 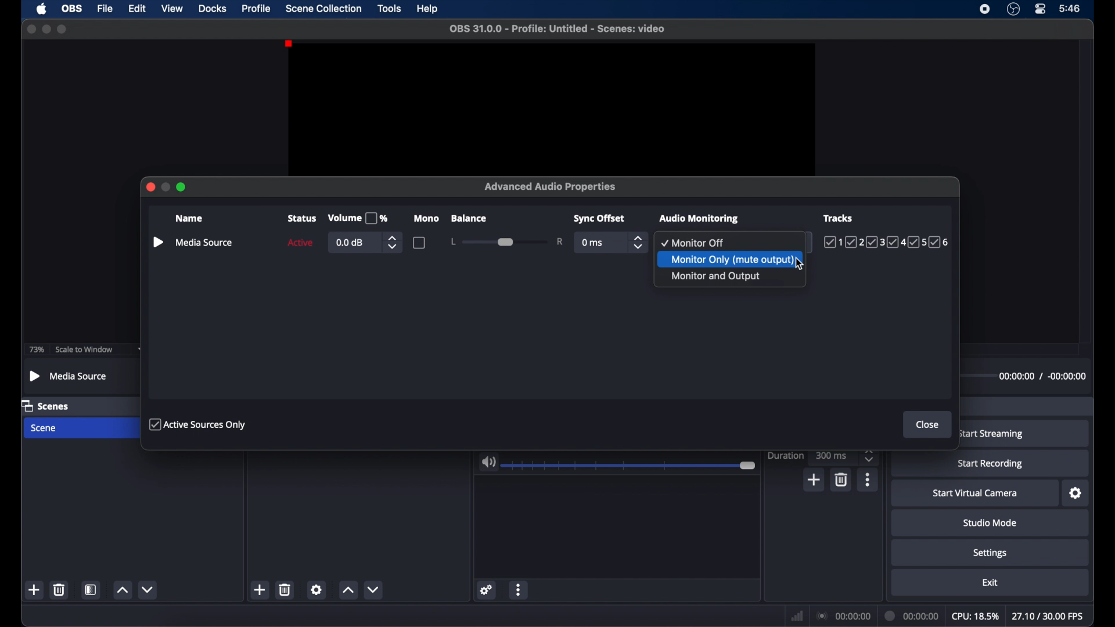 What do you see at coordinates (992, 464) in the screenshot?
I see `start recording` at bounding box center [992, 464].